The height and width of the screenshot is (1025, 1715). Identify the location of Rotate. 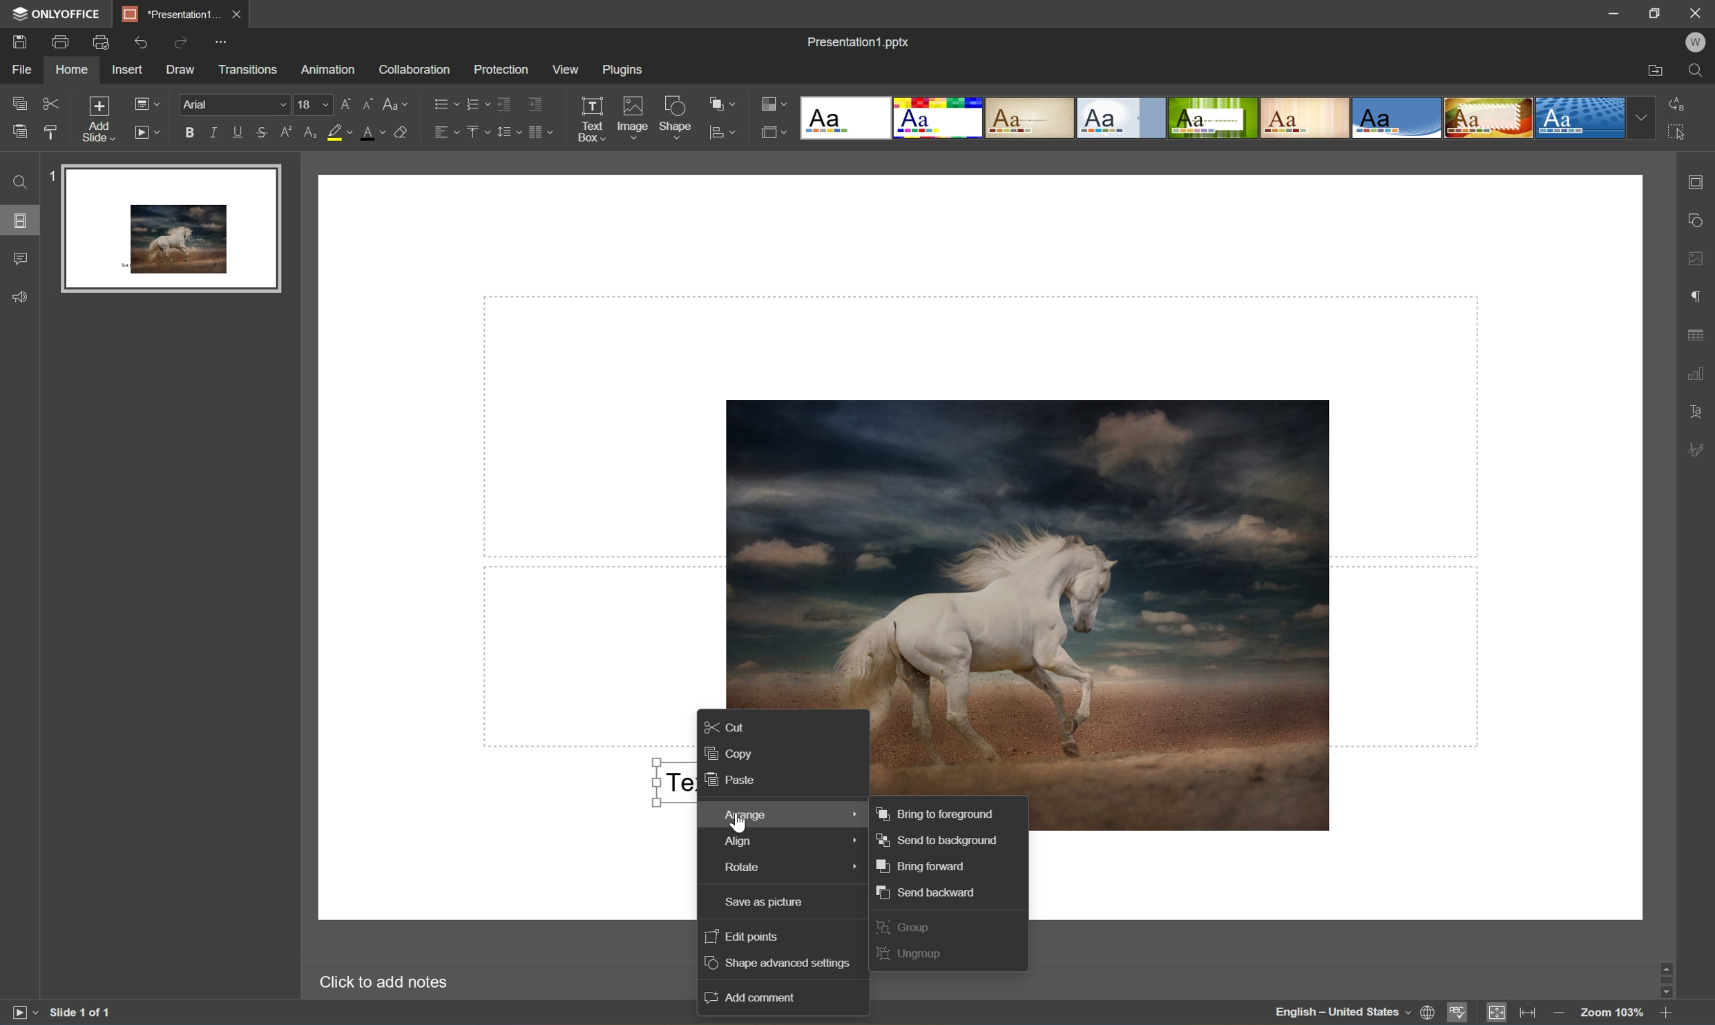
(779, 870).